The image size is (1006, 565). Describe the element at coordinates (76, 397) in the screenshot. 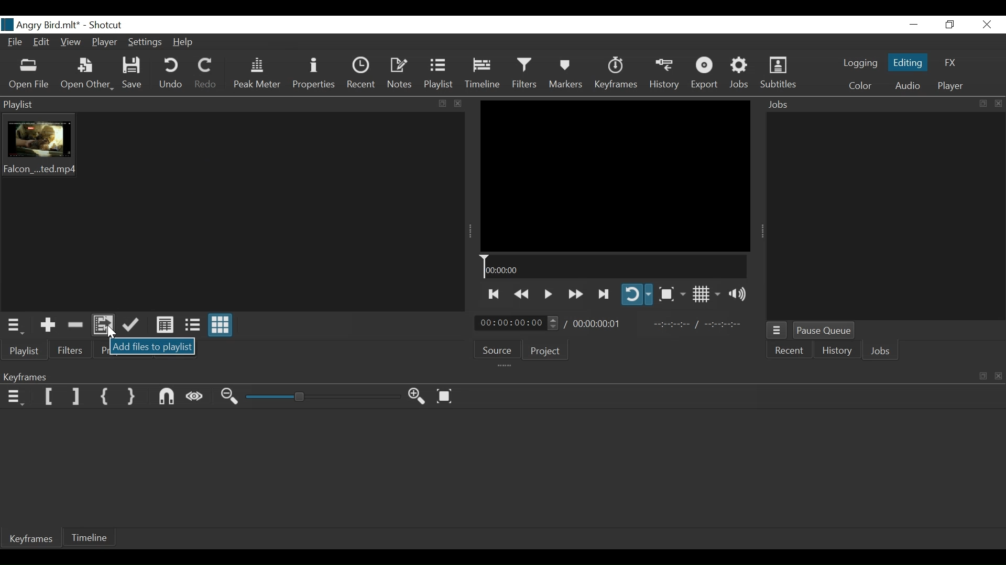

I see `Set Filter last` at that location.